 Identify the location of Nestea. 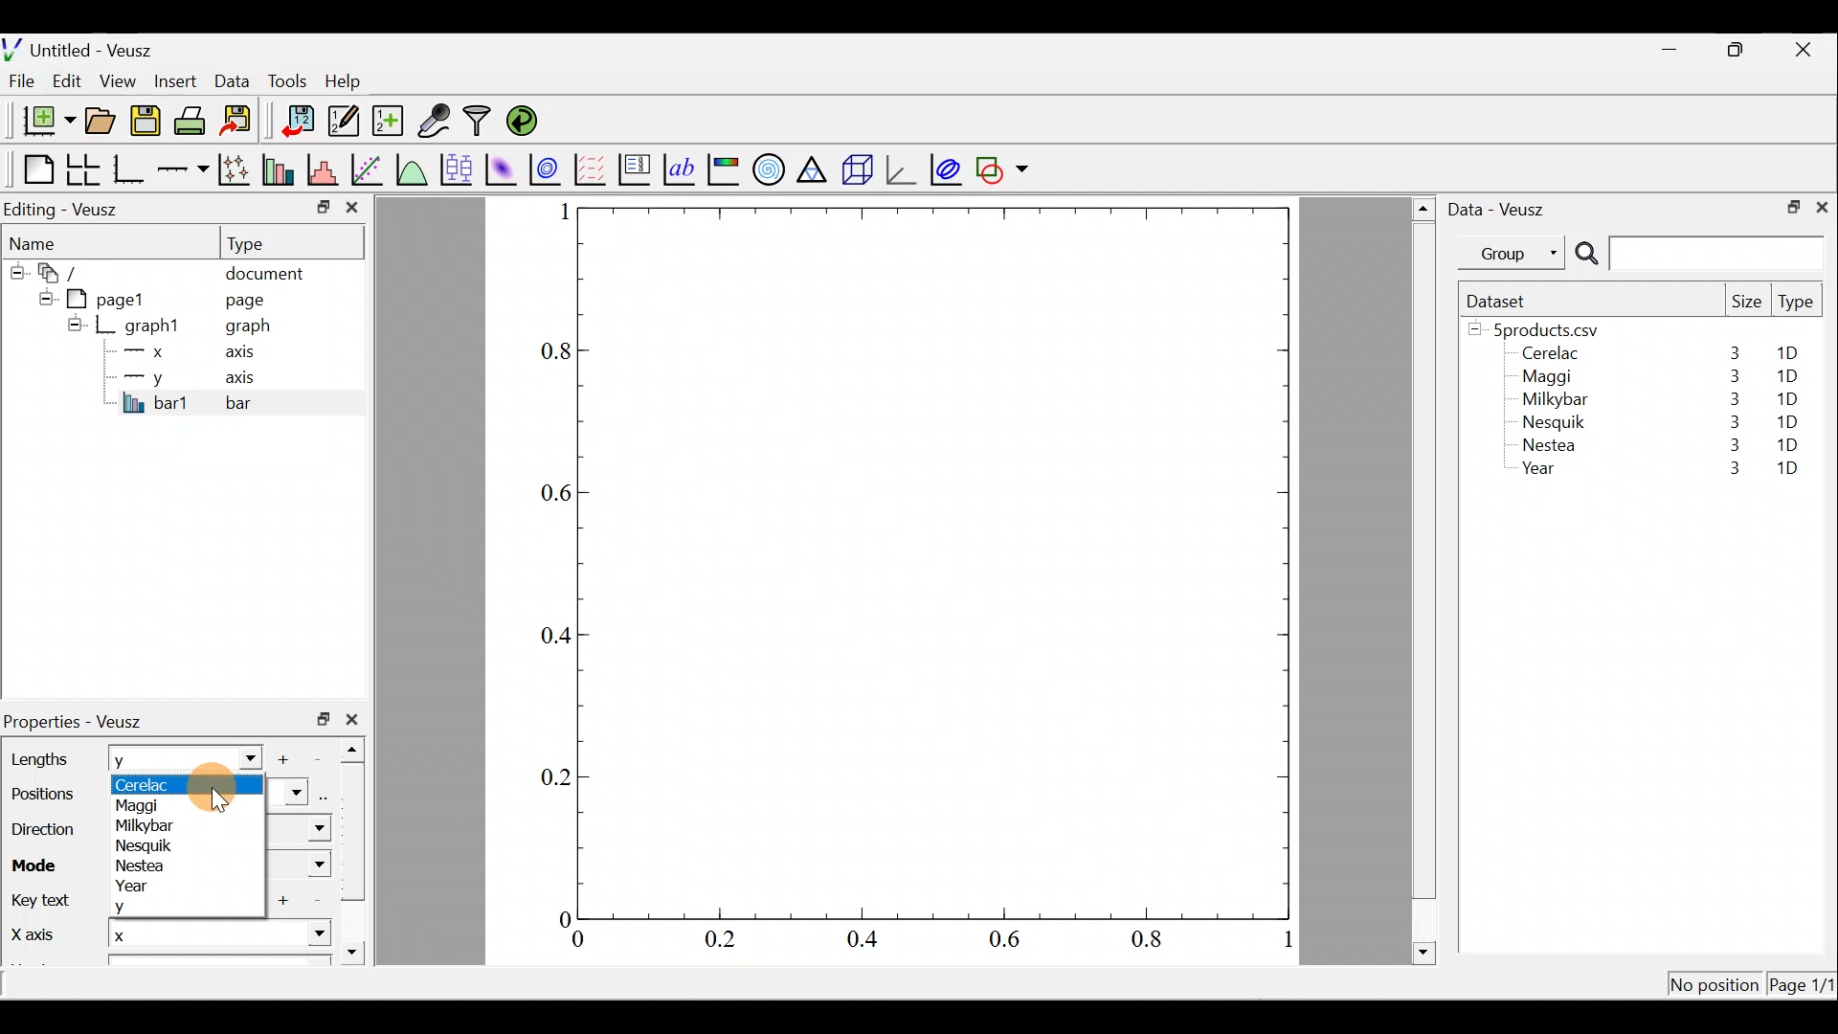
(143, 866).